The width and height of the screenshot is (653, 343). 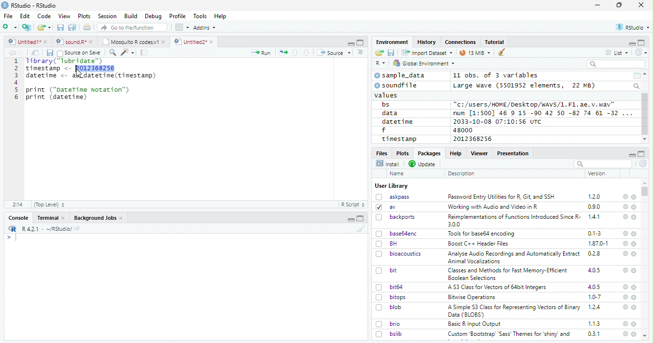 I want to click on Numbering line, so click(x=15, y=80).